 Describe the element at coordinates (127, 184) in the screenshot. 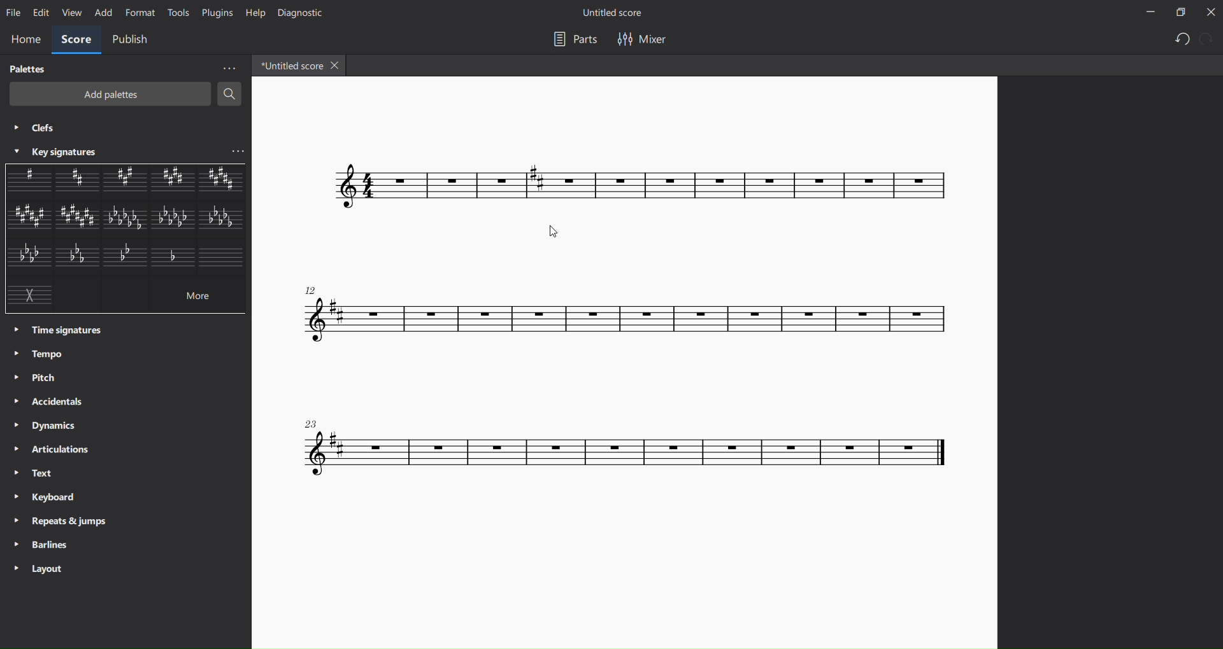

I see `other key signatures` at that location.